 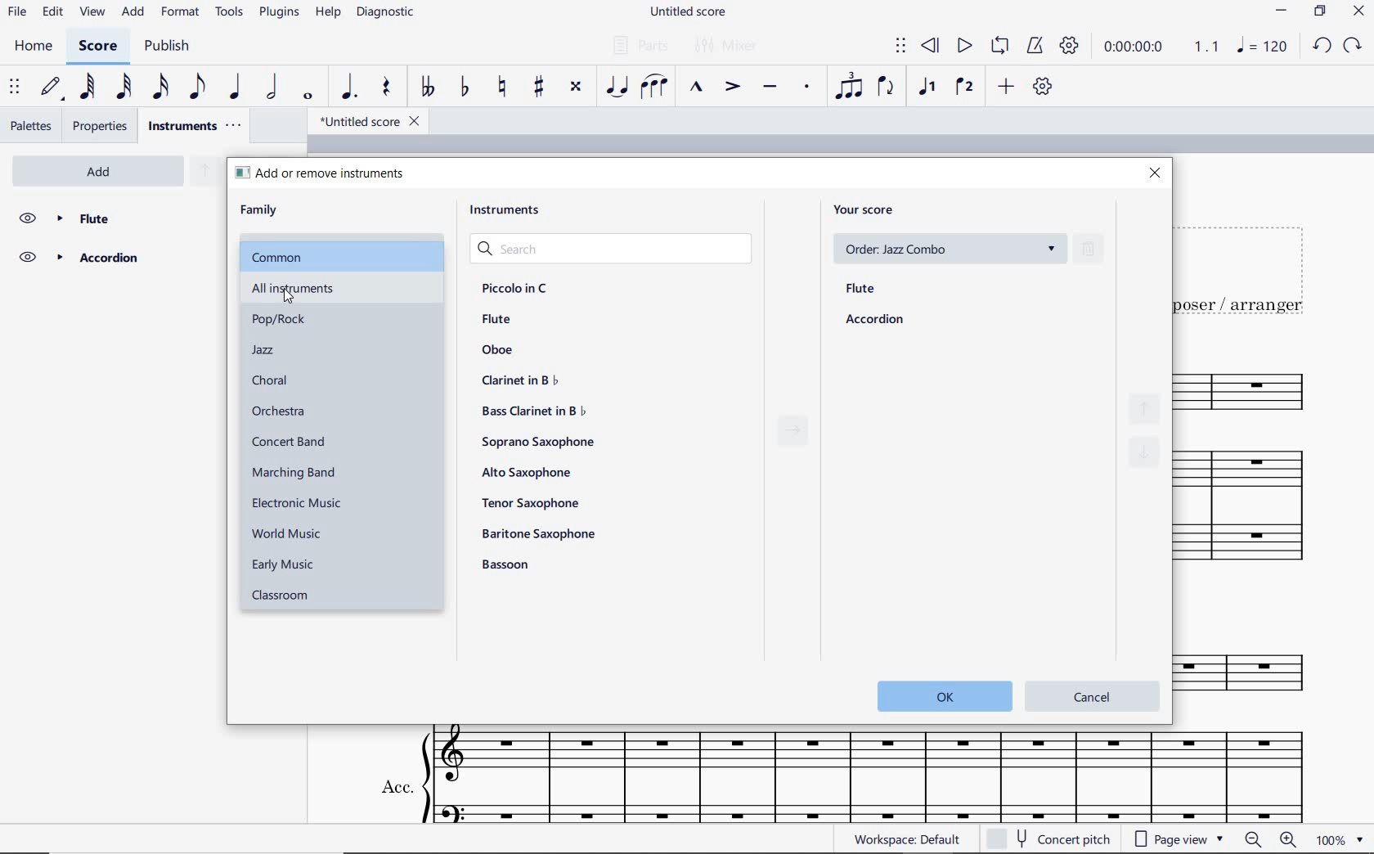 What do you see at coordinates (16, 11) in the screenshot?
I see `FILE` at bounding box center [16, 11].